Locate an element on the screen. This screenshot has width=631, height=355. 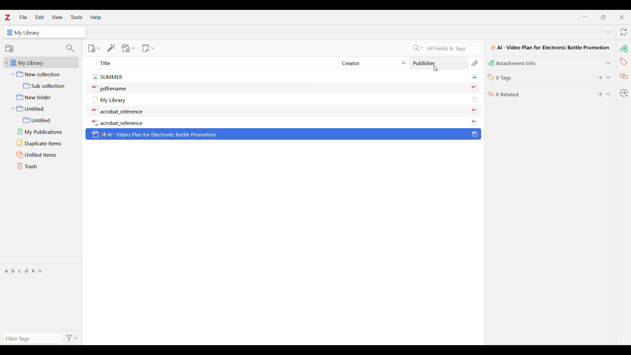
Locate is located at coordinates (623, 93).